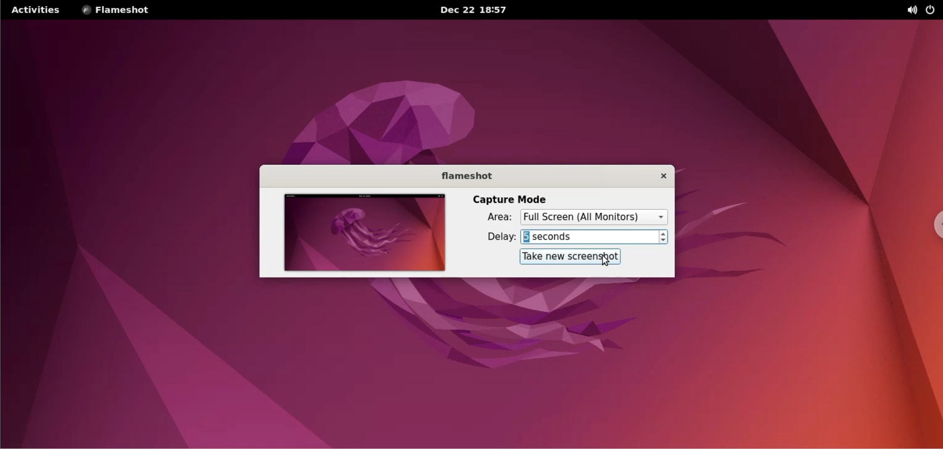 The width and height of the screenshot is (943, 449). What do you see at coordinates (657, 176) in the screenshot?
I see `close` at bounding box center [657, 176].